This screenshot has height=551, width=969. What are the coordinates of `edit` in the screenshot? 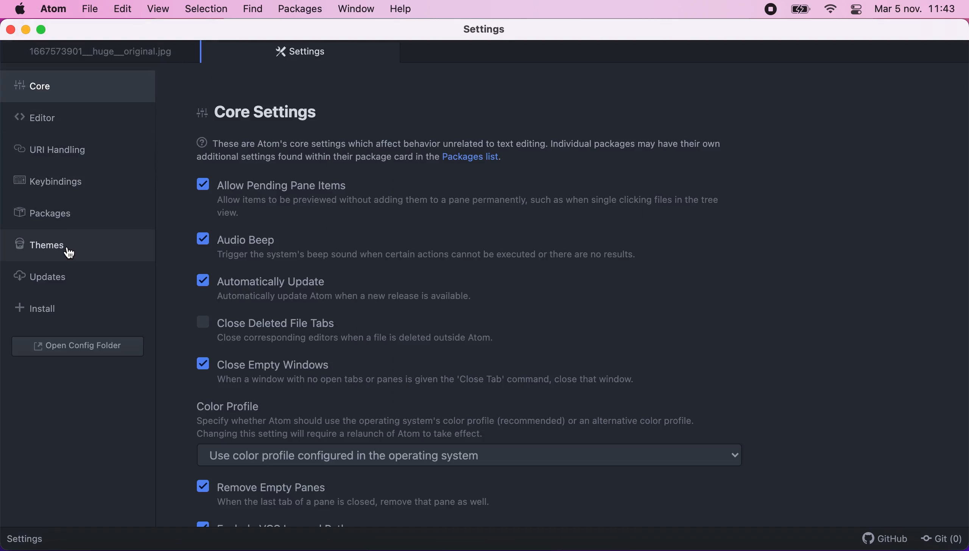 It's located at (122, 8).